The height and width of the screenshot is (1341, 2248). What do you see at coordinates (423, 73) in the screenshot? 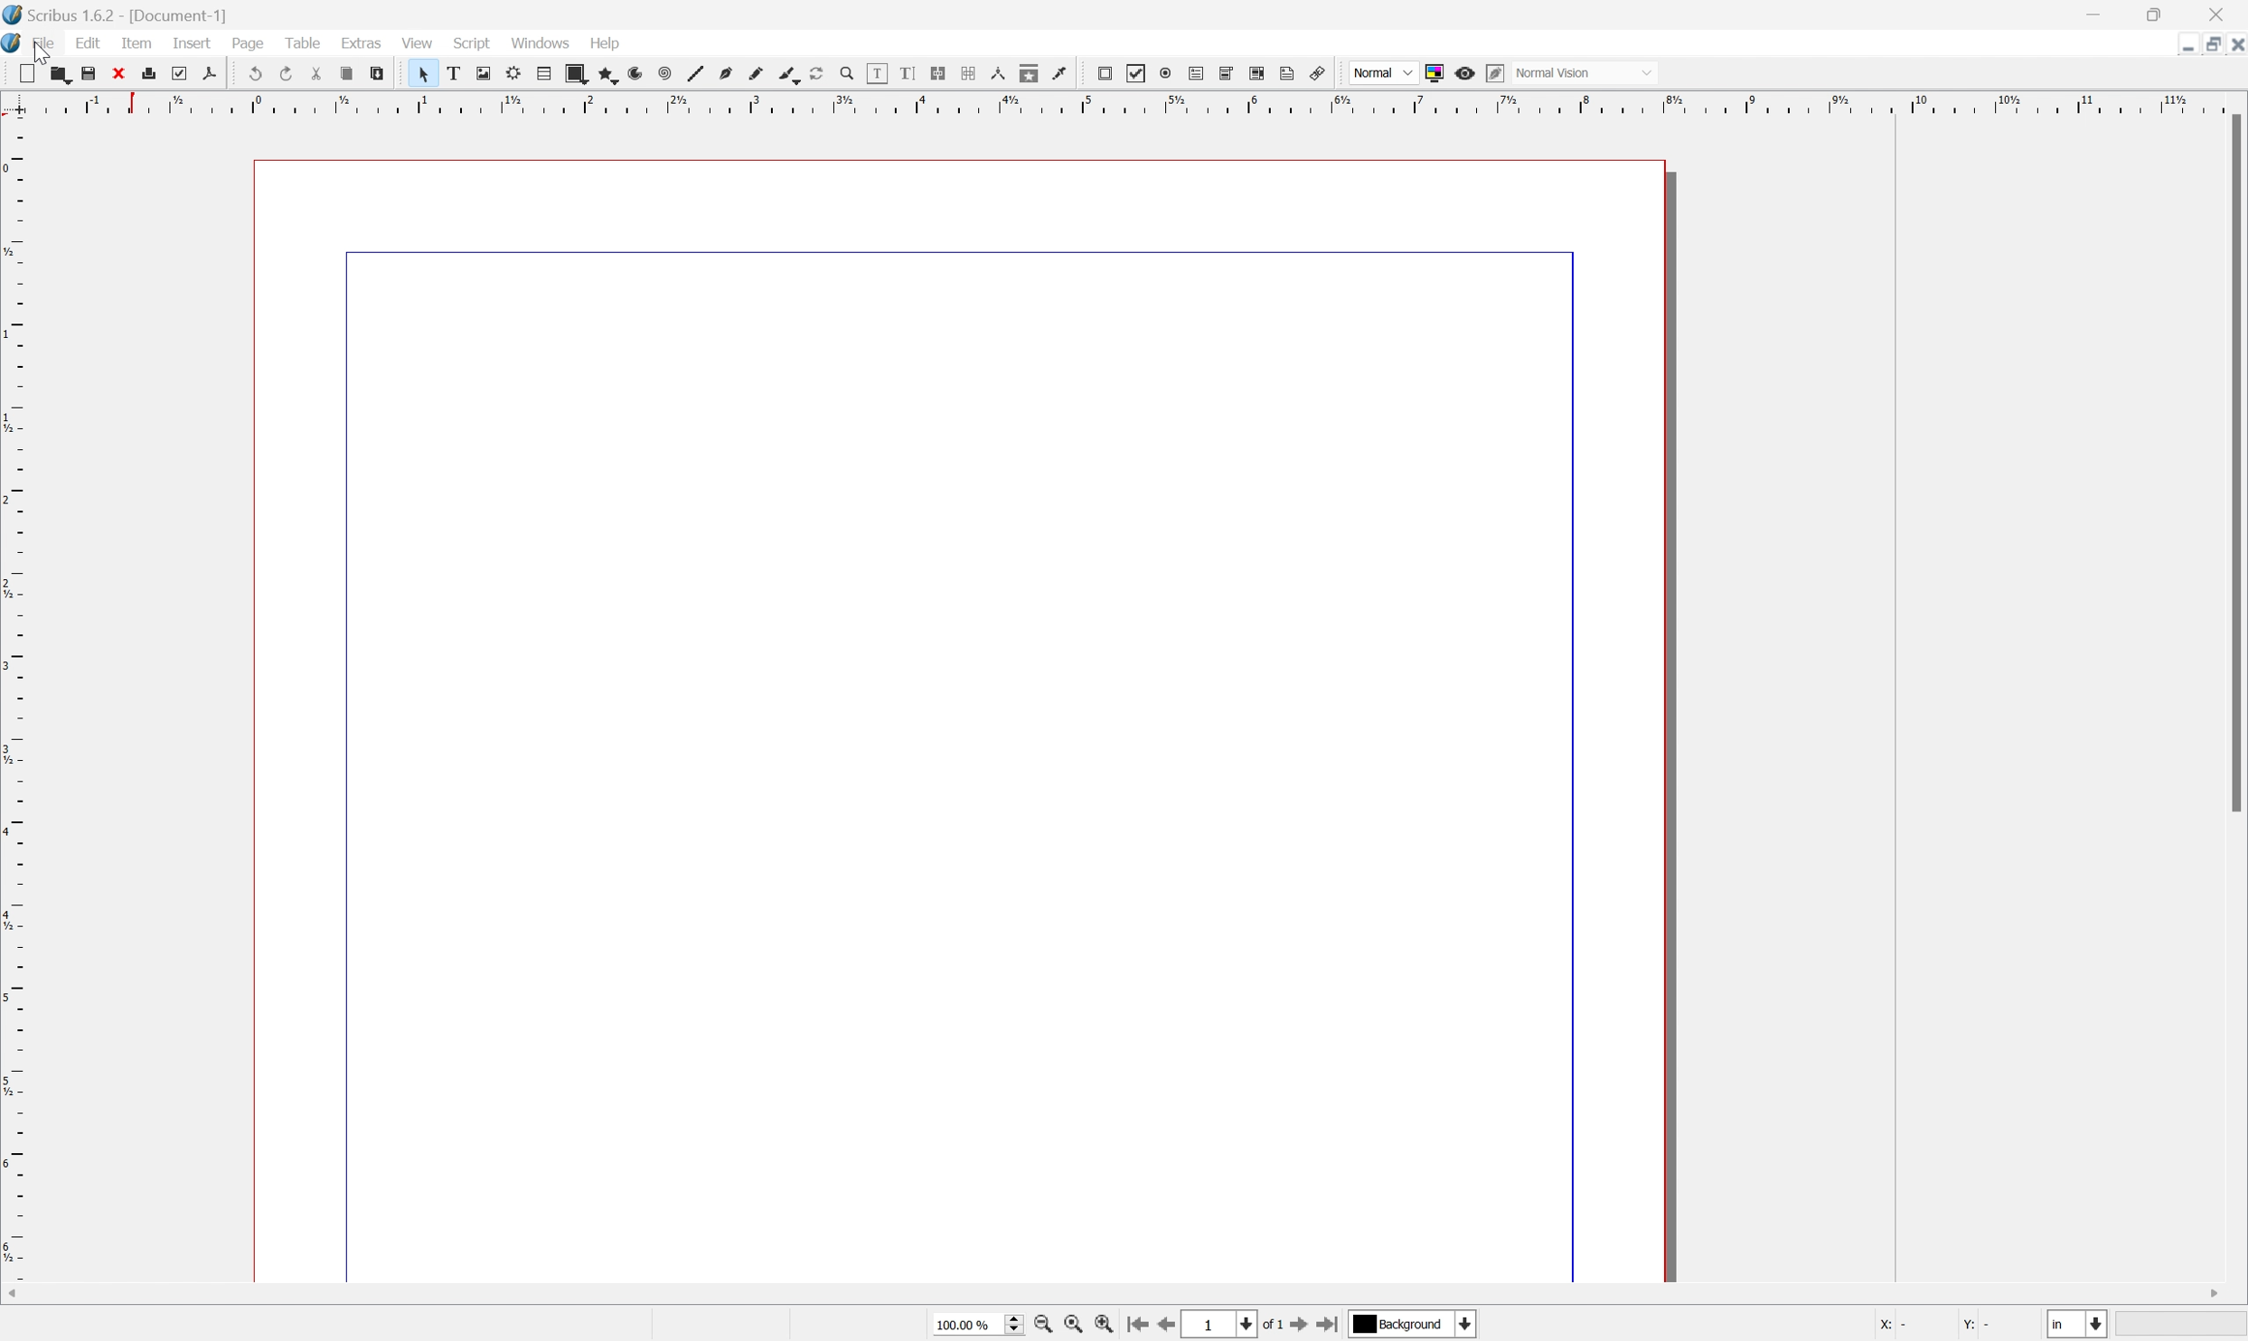
I see `Select item` at bounding box center [423, 73].